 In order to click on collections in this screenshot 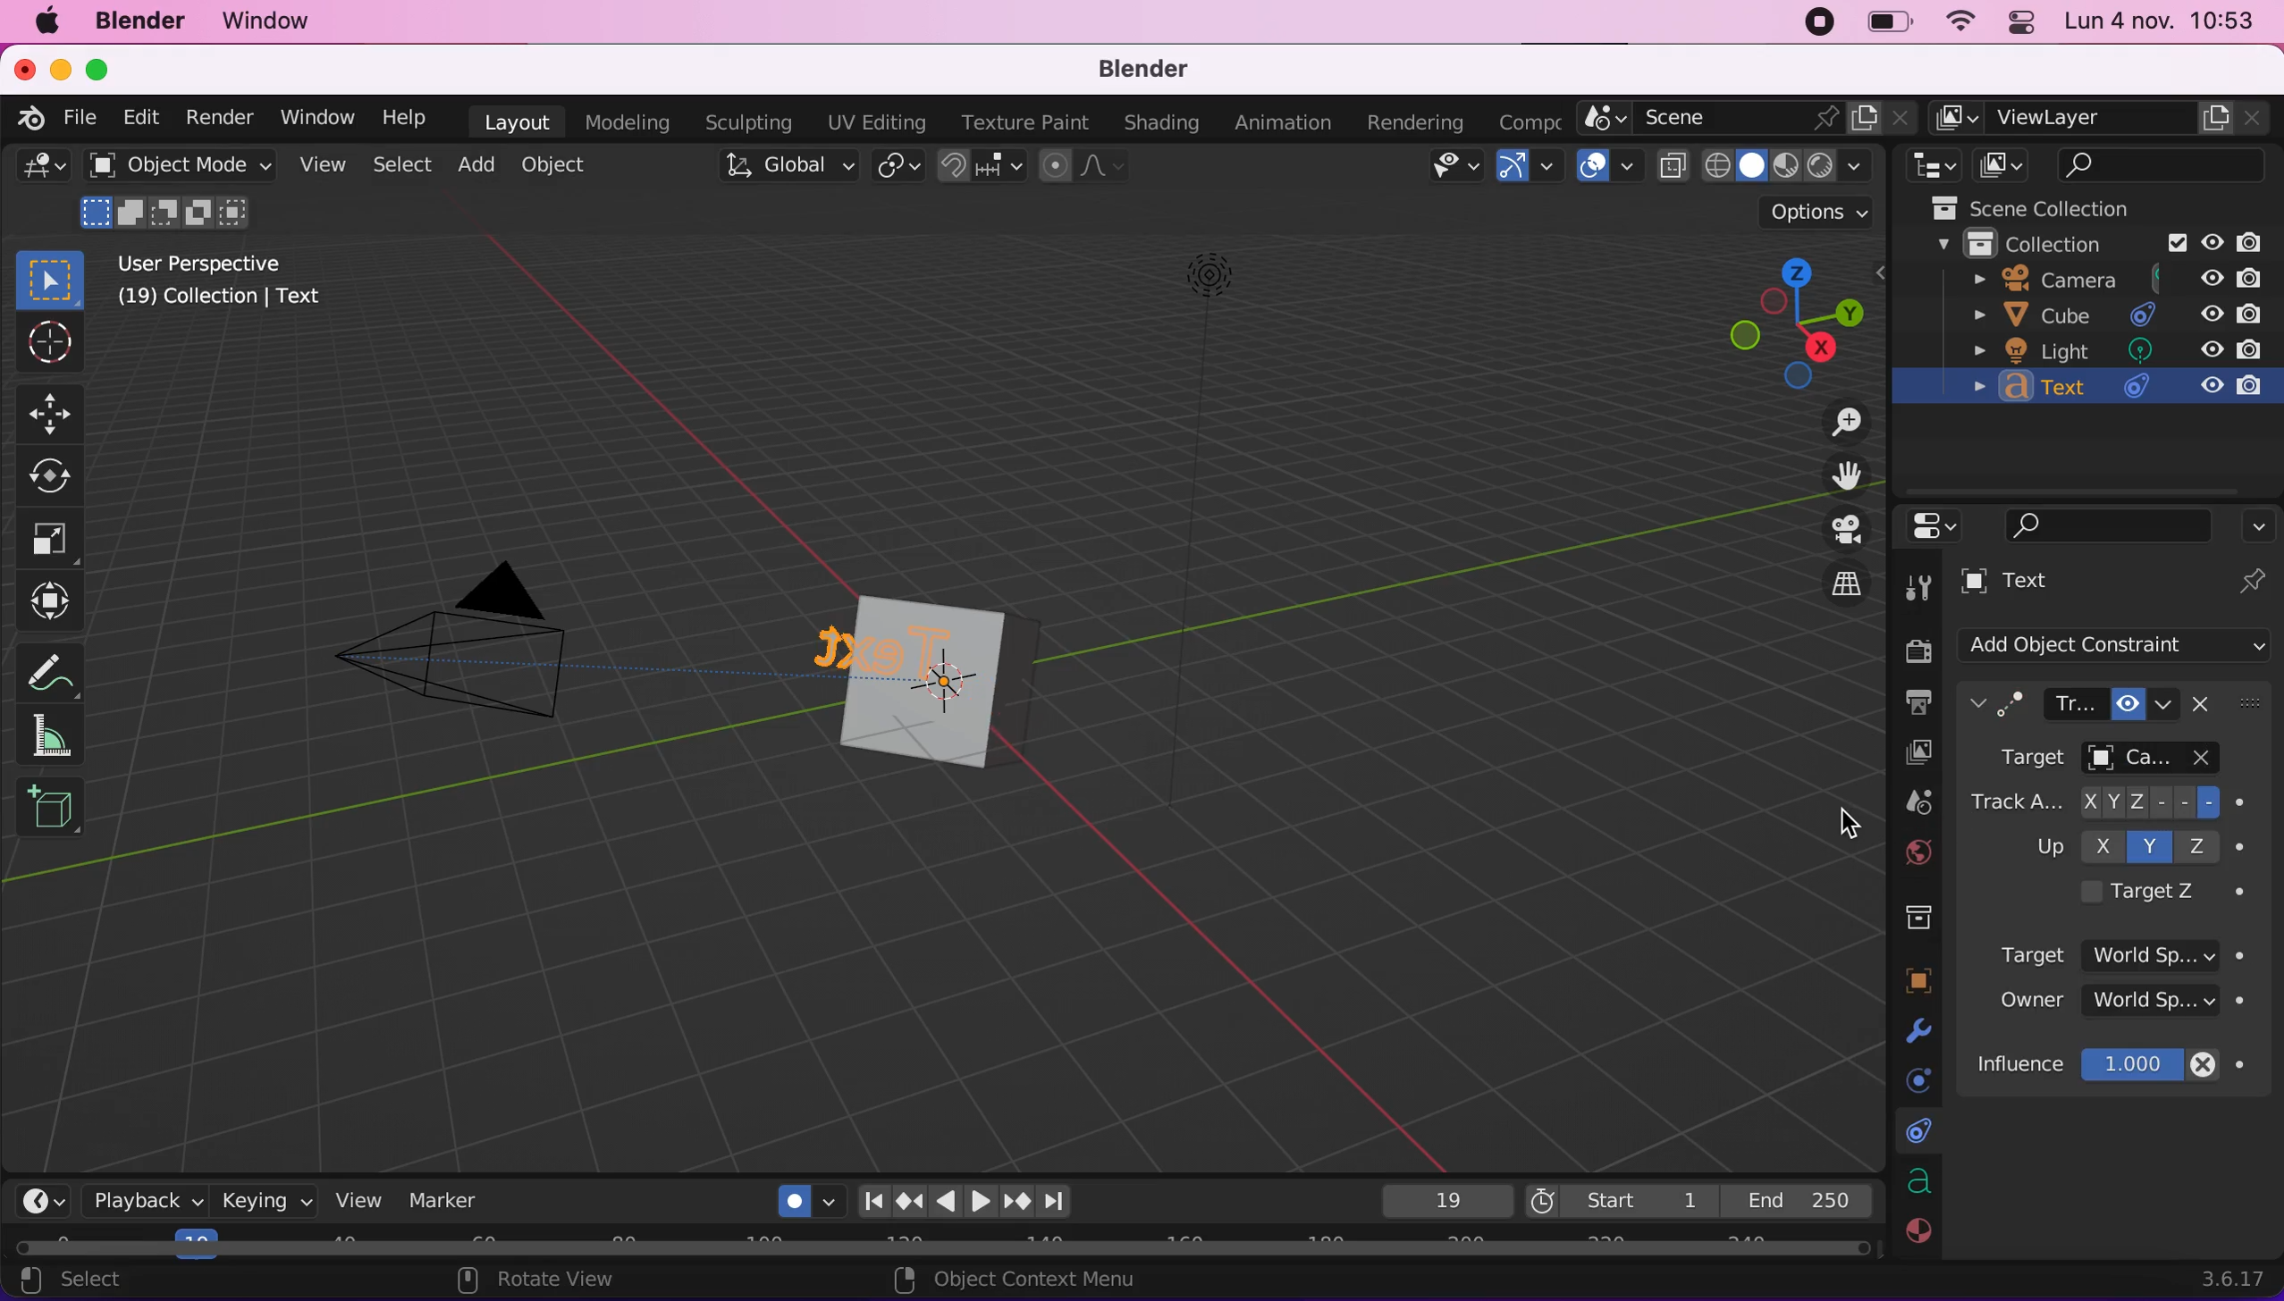, I will do `click(1914, 919)`.